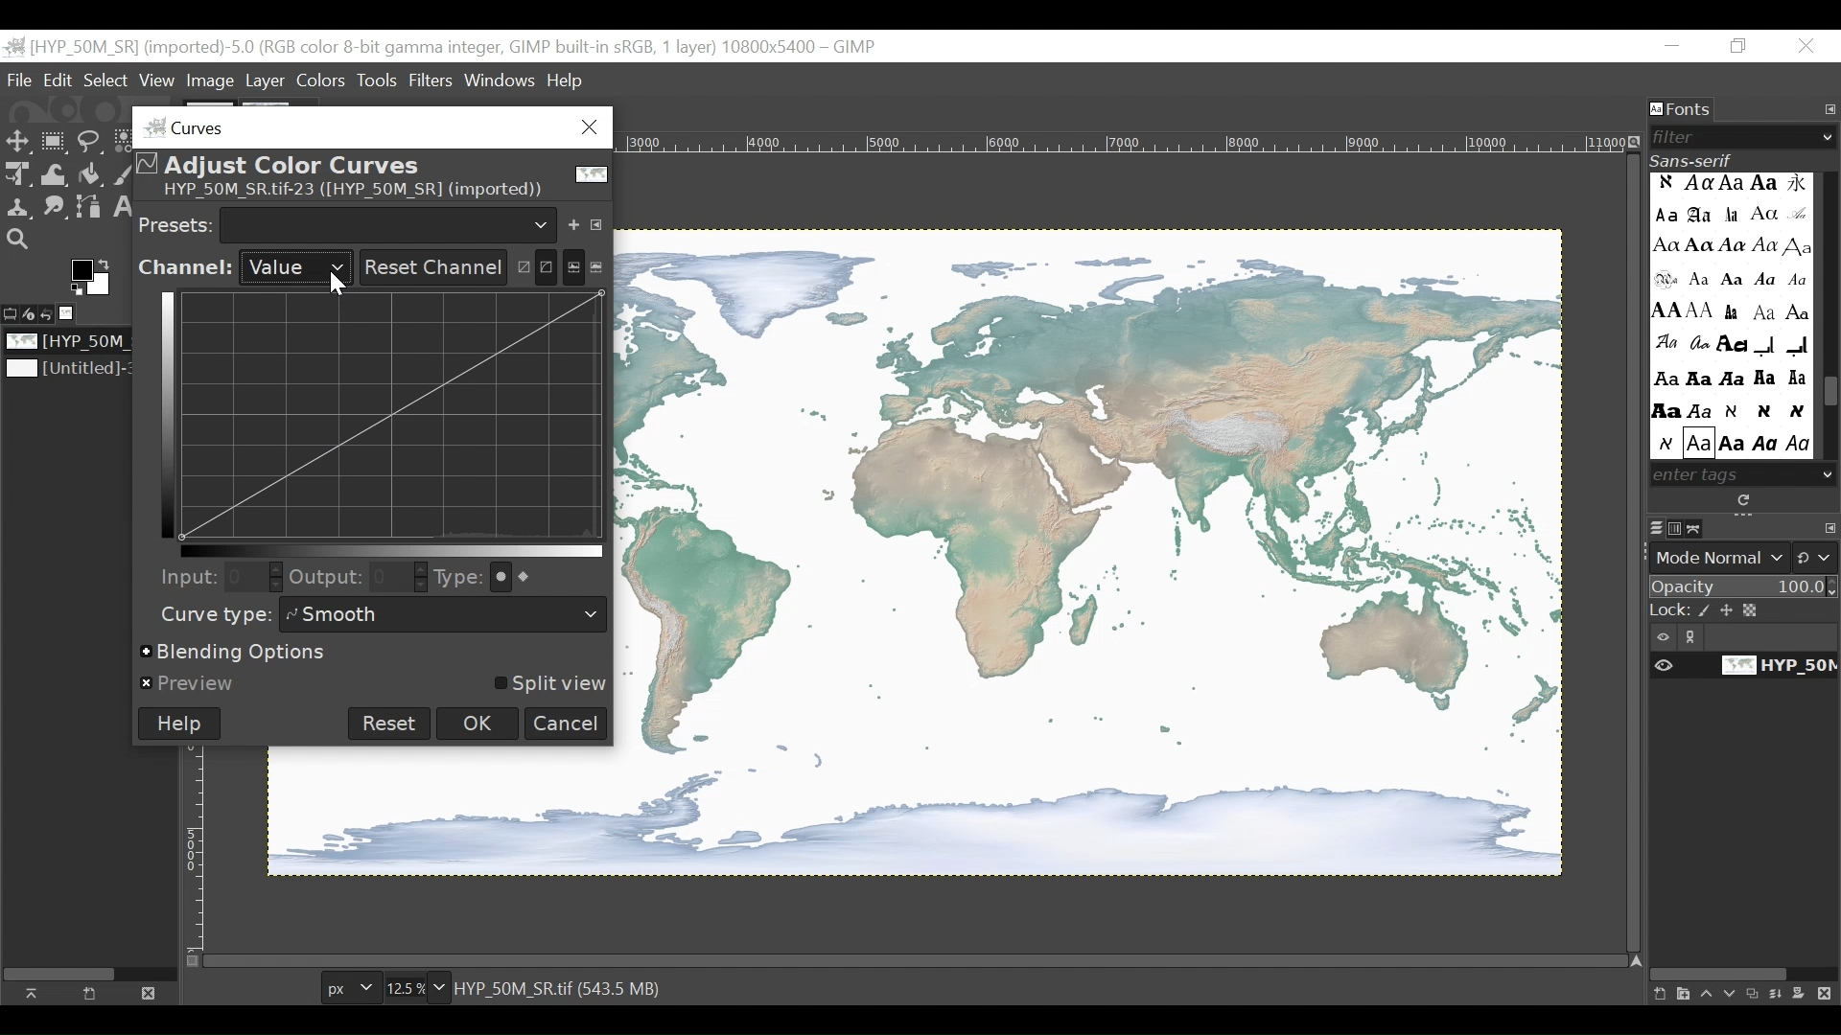 Image resolution: width=1841 pixels, height=1035 pixels. I want to click on Colors, so click(323, 80).